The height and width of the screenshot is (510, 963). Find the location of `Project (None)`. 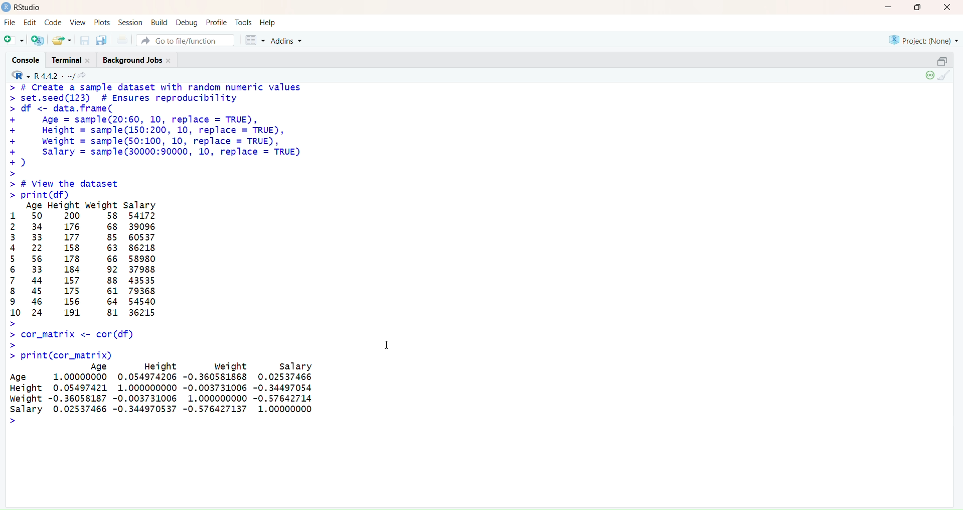

Project (None) is located at coordinates (925, 42).